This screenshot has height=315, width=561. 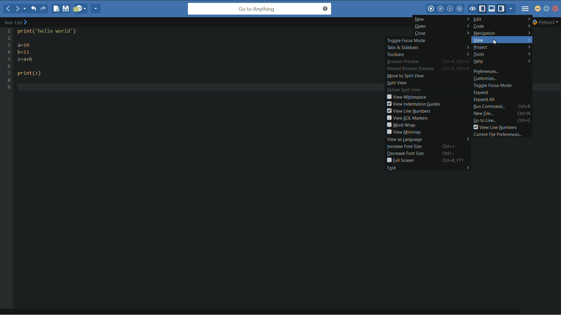 What do you see at coordinates (397, 83) in the screenshot?
I see `split view` at bounding box center [397, 83].